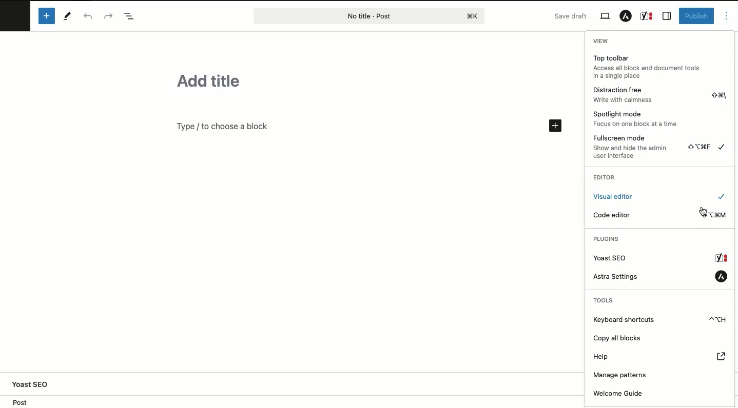  I want to click on Welcome guide, so click(622, 394).